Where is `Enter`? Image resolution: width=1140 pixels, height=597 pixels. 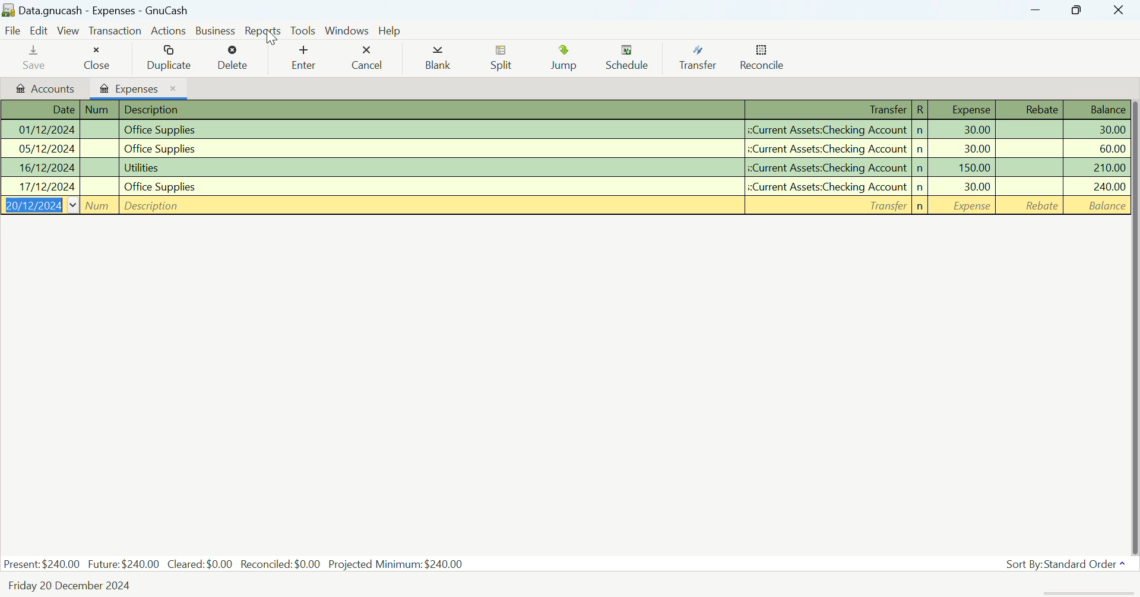 Enter is located at coordinates (303, 58).